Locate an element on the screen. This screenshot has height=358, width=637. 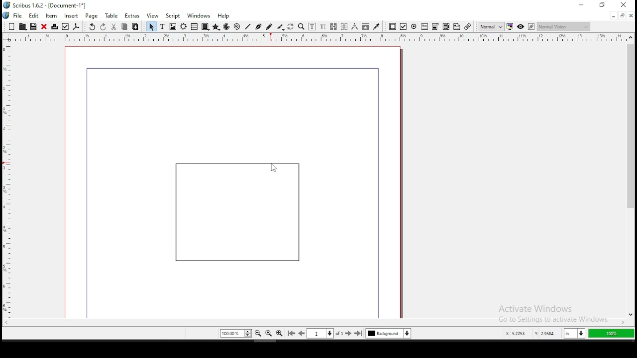
rotate item is located at coordinates (291, 27).